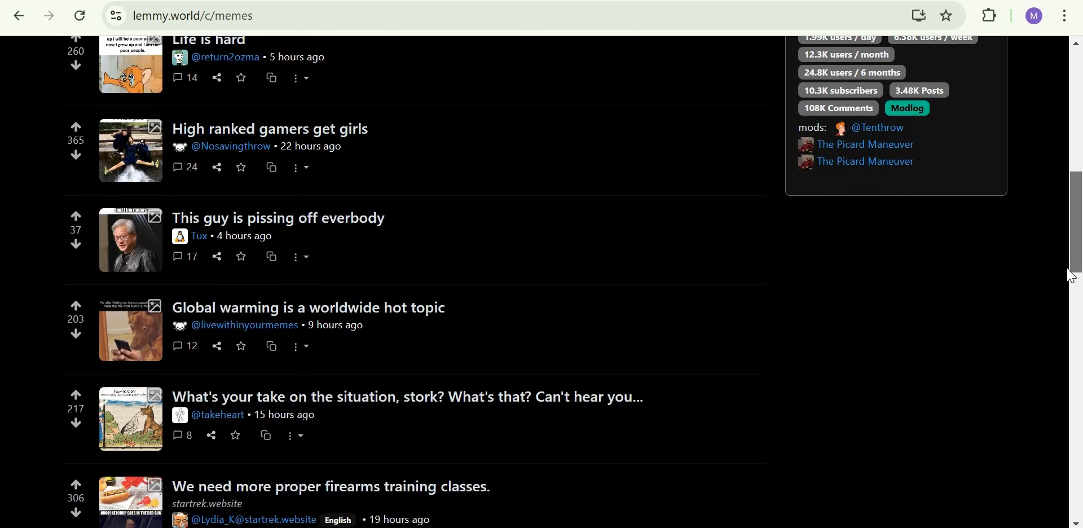 The image size is (1083, 528). I want to click on downvote, so click(78, 155).